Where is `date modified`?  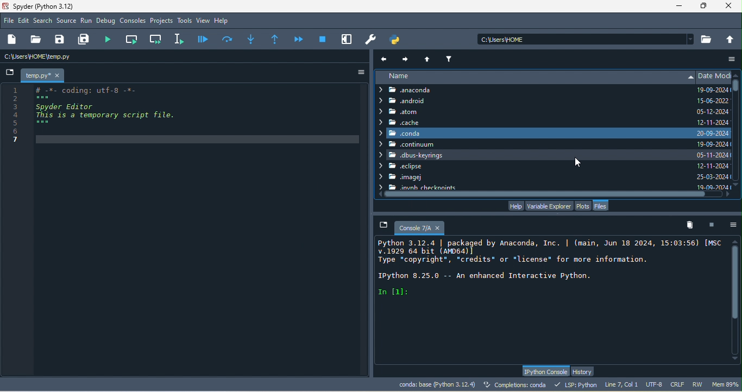
date modified is located at coordinates (714, 130).